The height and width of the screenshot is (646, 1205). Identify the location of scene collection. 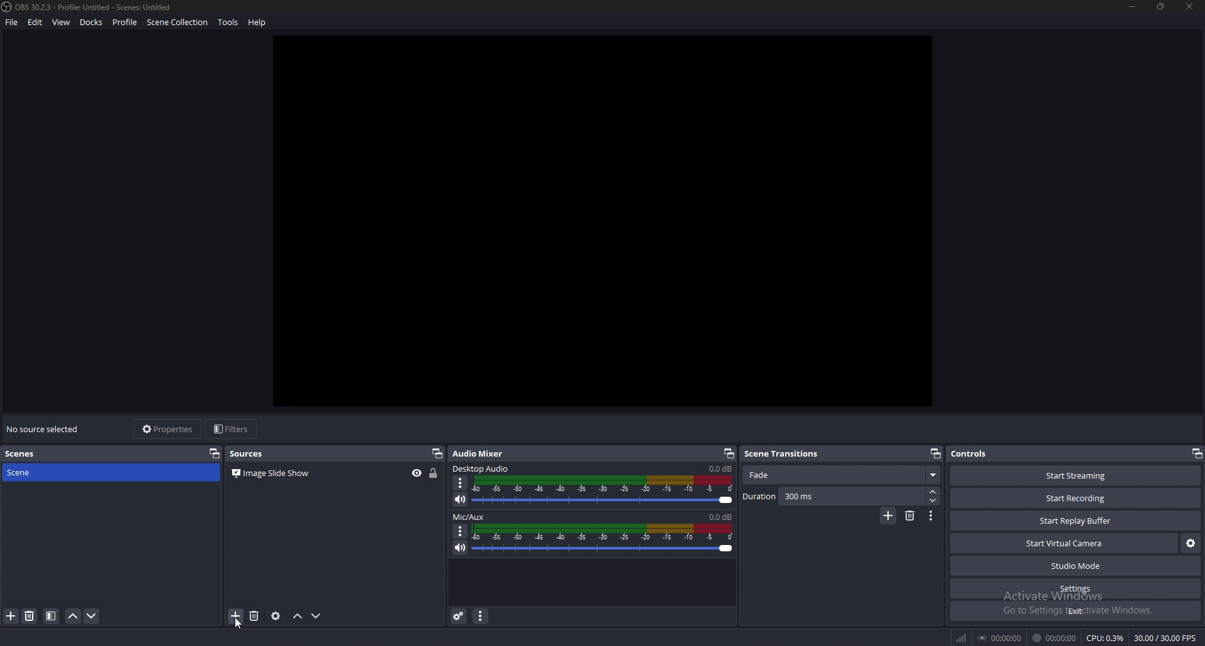
(178, 21).